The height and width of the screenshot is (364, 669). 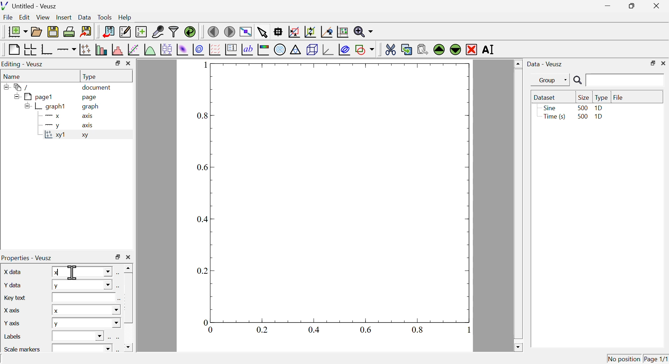 I want to click on 0.4, so click(x=203, y=220).